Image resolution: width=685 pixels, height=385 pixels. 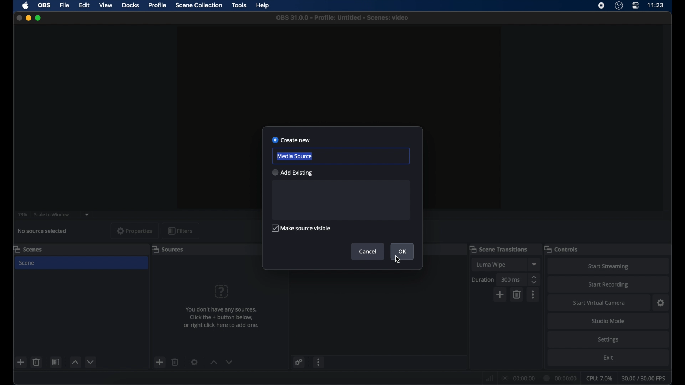 I want to click on cancel, so click(x=367, y=251).